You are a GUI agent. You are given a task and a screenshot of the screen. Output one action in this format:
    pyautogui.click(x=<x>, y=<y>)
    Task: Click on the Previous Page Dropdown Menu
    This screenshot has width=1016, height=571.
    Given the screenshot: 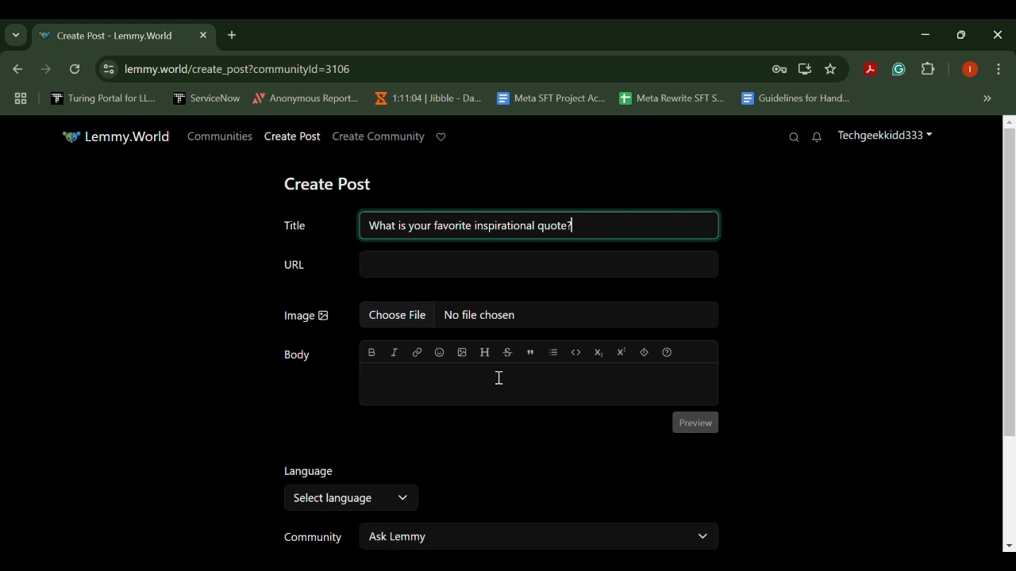 What is the action you would take?
    pyautogui.click(x=16, y=36)
    